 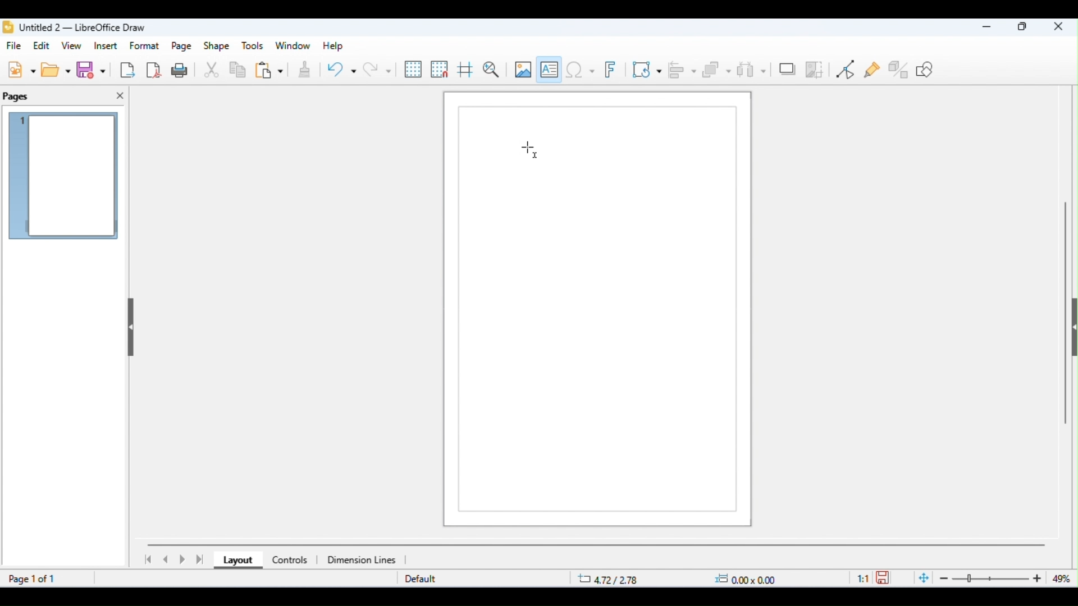 What do you see at coordinates (491, 70) in the screenshot?
I see `zoom and pan` at bounding box center [491, 70].